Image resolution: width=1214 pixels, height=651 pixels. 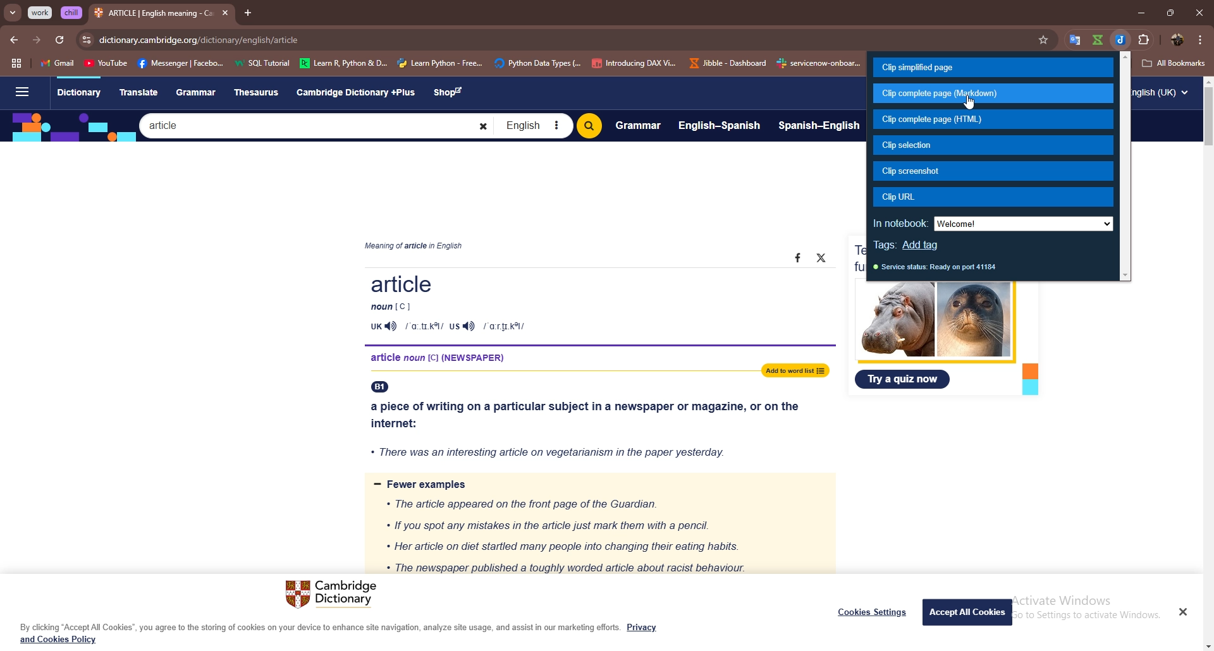 What do you see at coordinates (339, 633) in the screenshot?
I see `By clicking “Accept All Cookies”, you agree to the storing of cookies on your device to enhance site navigation, analyze site usage, and assist in our marketing efforts. Privacy
and Cookies Policy` at bounding box center [339, 633].